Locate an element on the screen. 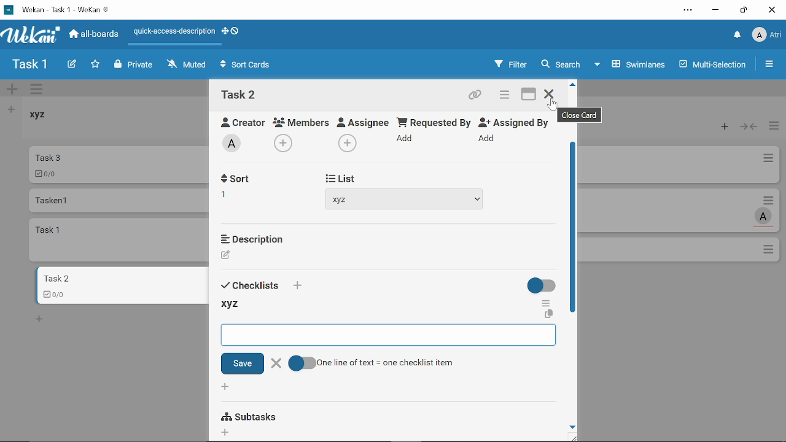 The height and width of the screenshot is (442, 786). Creator is located at coordinates (238, 120).